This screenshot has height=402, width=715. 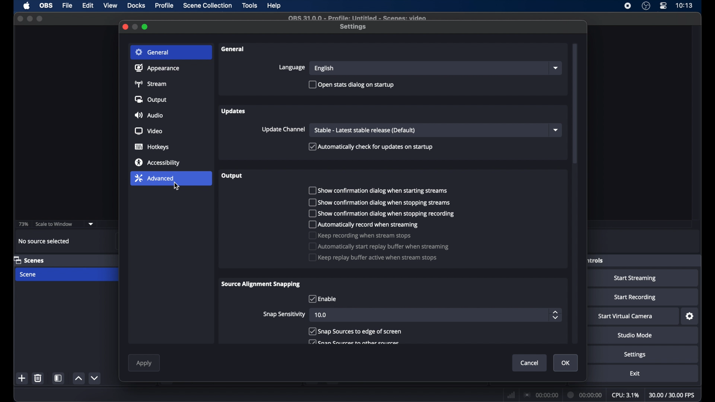 I want to click on studio mode, so click(x=635, y=336).